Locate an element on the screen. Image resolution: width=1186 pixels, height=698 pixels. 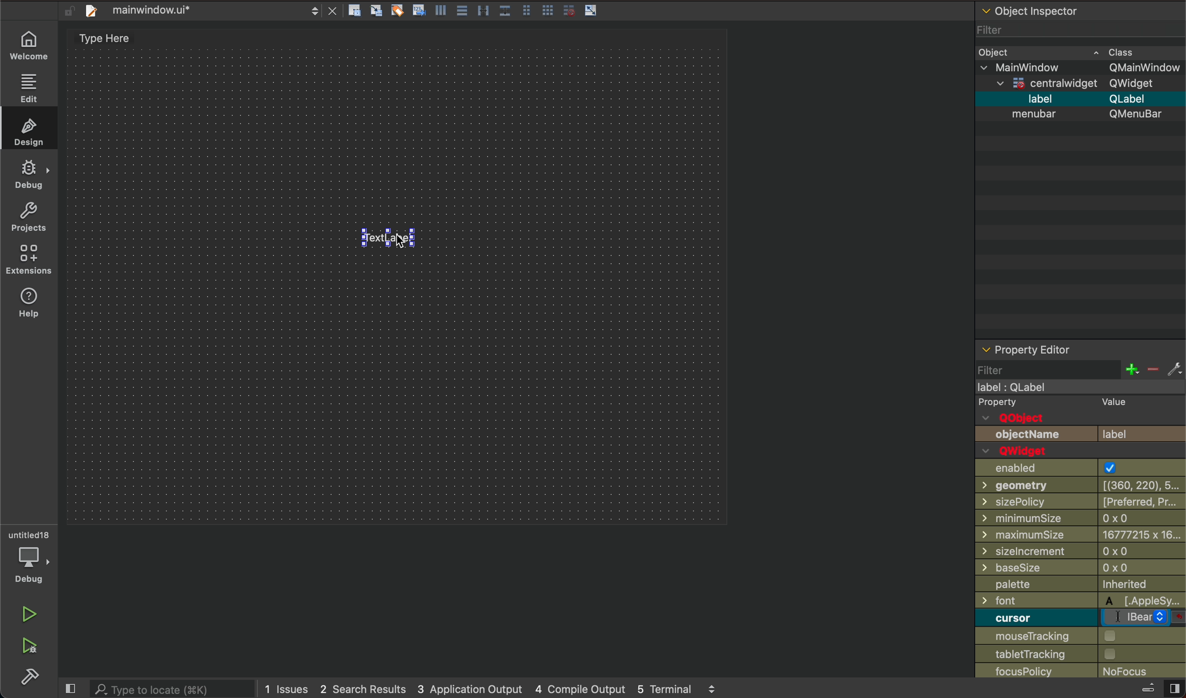
cass is located at coordinates (1128, 49).